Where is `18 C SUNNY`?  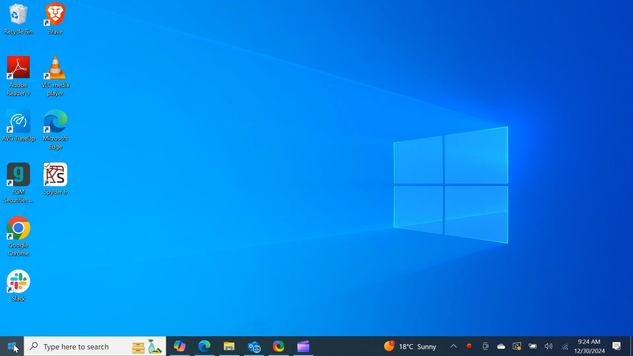 18 C SUNNY is located at coordinates (417, 345).